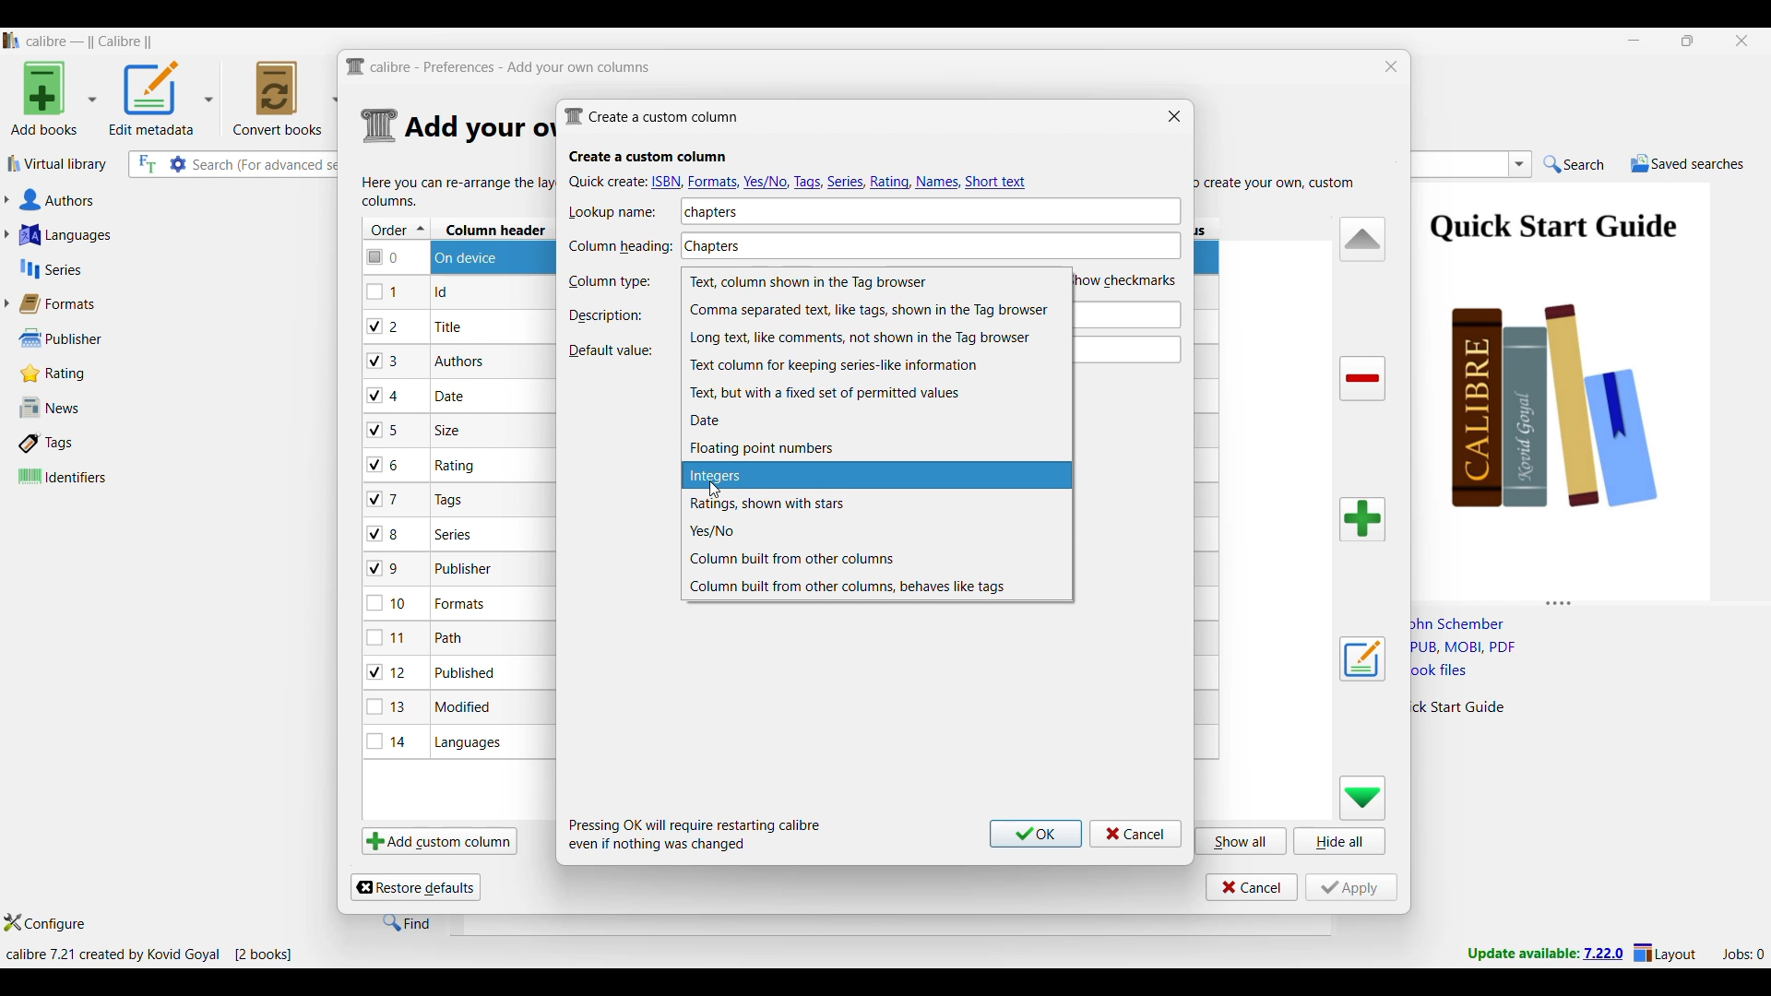  Describe the element at coordinates (876, 504) in the screenshot. I see `Ratings` at that location.